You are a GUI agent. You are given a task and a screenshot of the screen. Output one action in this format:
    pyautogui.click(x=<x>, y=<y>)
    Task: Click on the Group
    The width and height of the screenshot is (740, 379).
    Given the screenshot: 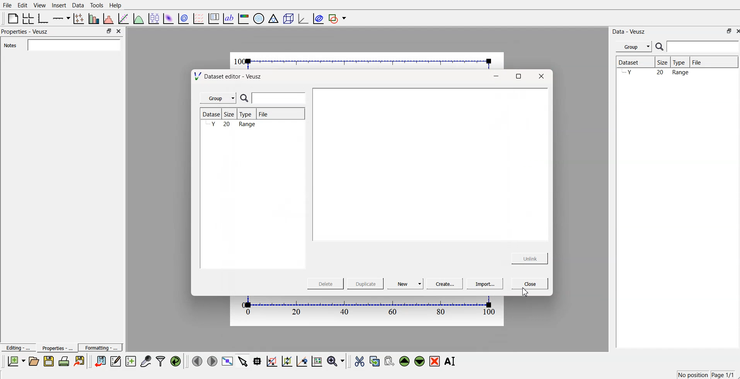 What is the action you would take?
    pyautogui.click(x=218, y=97)
    